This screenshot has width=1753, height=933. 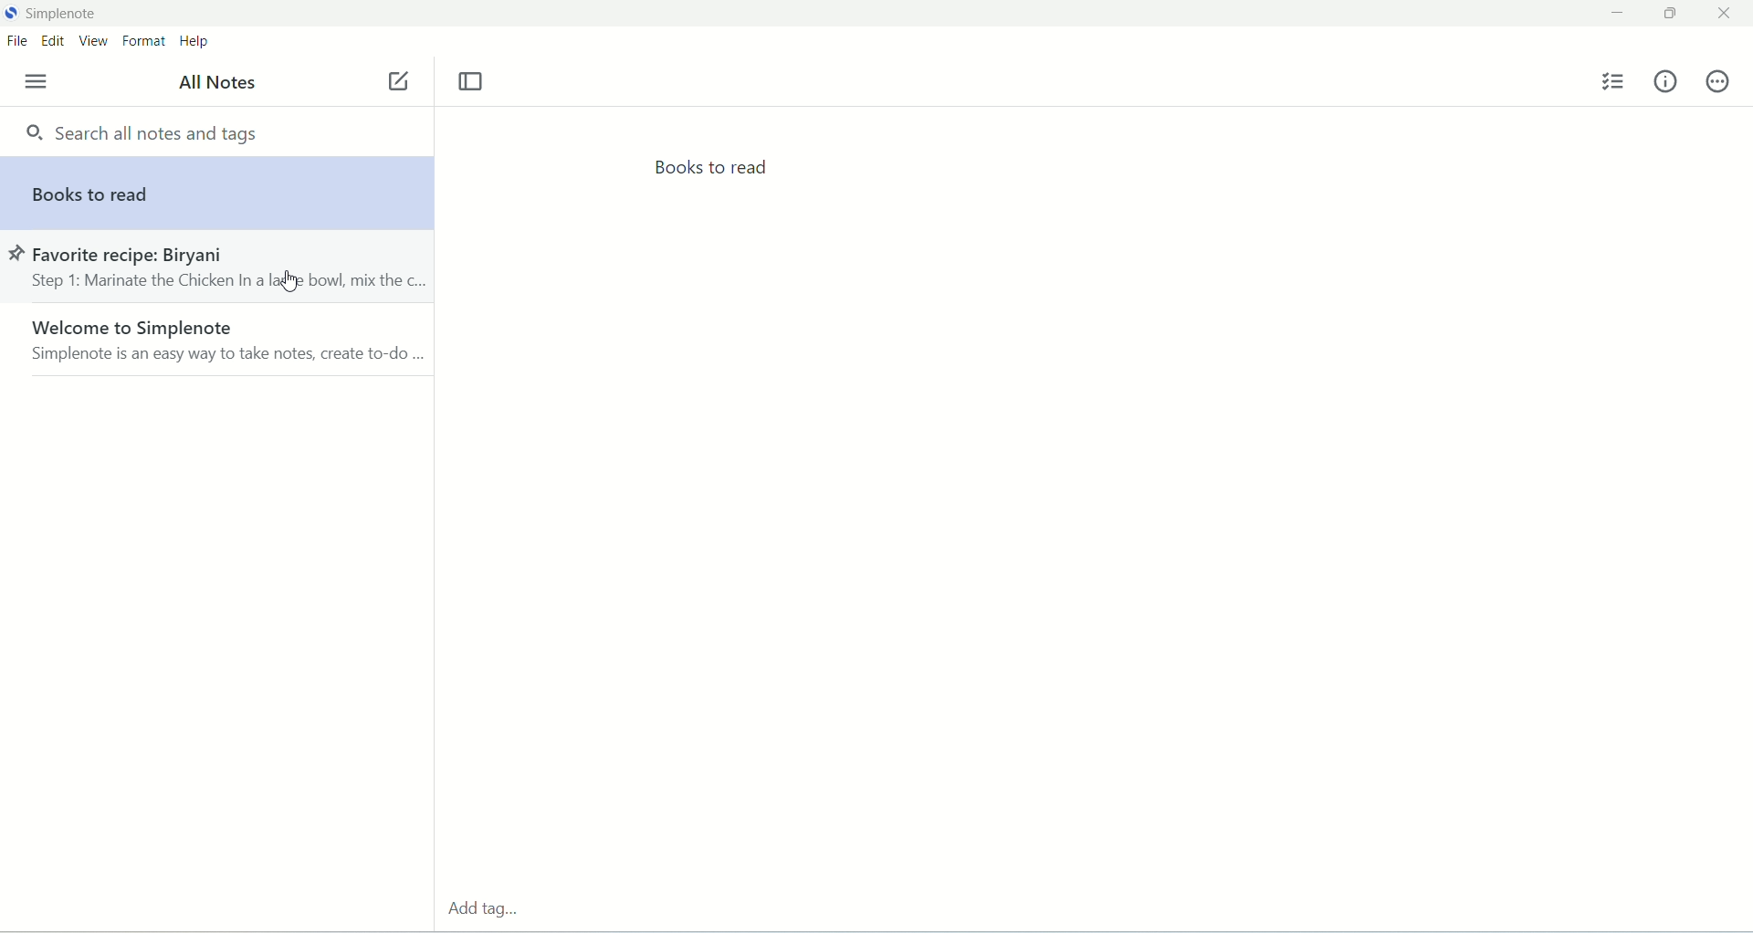 I want to click on minimize, so click(x=1614, y=14).